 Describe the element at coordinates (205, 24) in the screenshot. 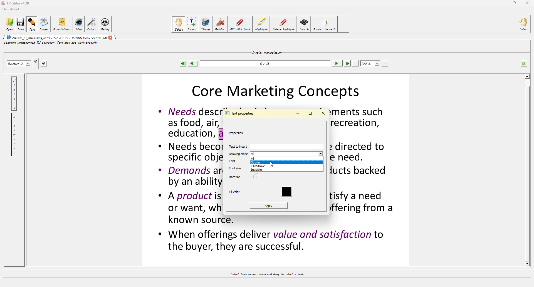

I see `change` at that location.